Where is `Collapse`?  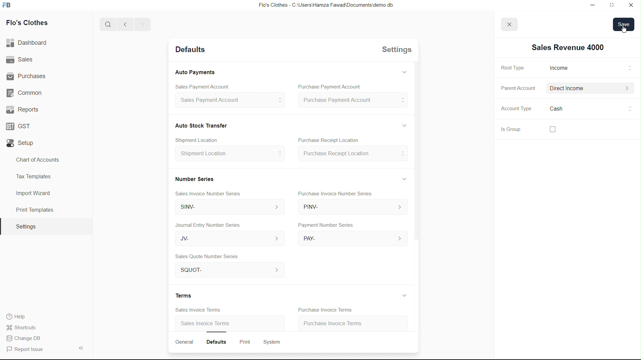 Collapse is located at coordinates (81, 348).